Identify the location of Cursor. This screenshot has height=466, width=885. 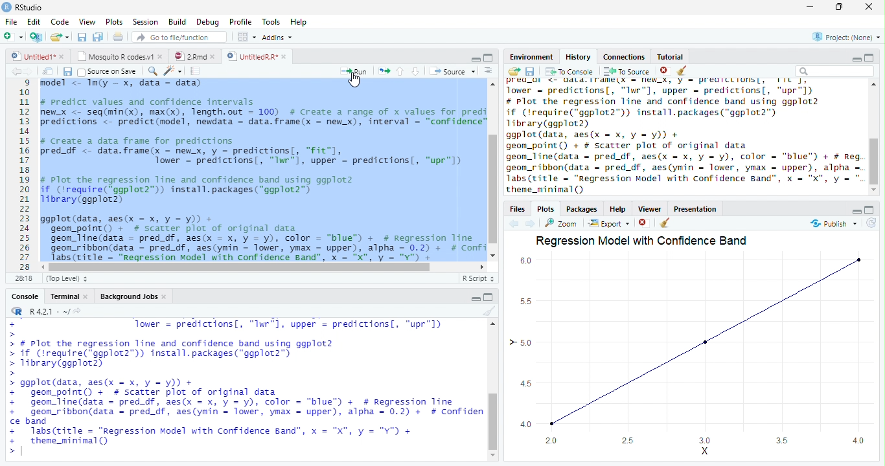
(357, 83).